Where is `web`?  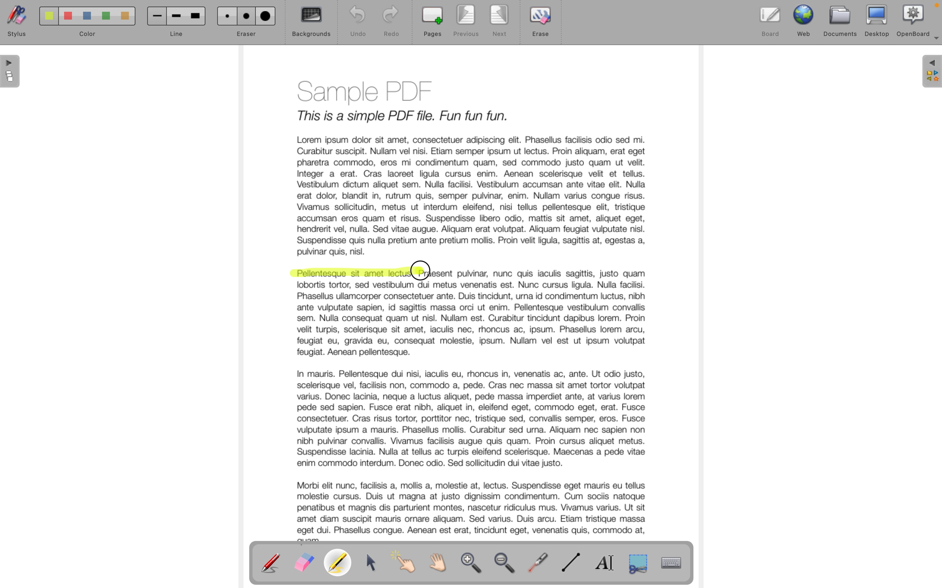 web is located at coordinates (805, 20).